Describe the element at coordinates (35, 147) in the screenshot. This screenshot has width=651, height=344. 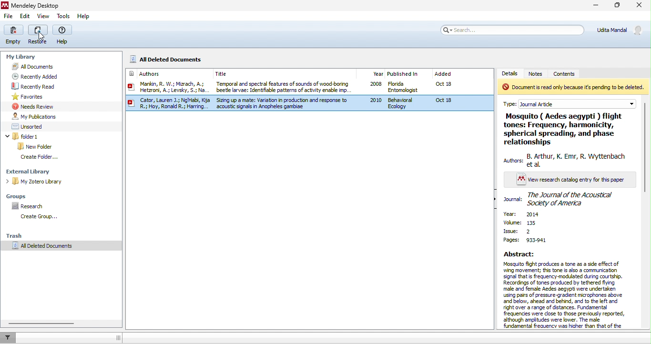
I see `new folder` at that location.